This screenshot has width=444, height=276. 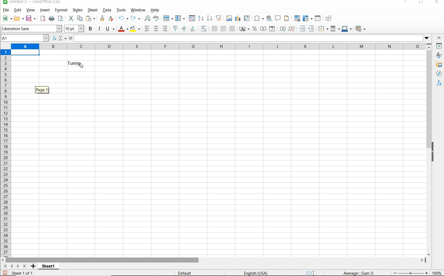 What do you see at coordinates (99, 29) in the screenshot?
I see `ITALIC` at bounding box center [99, 29].